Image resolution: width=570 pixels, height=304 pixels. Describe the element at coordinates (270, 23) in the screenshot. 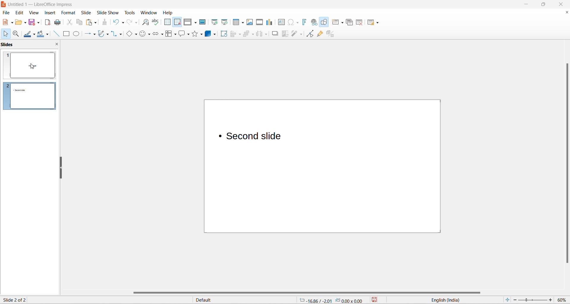

I see `insert charts` at that location.